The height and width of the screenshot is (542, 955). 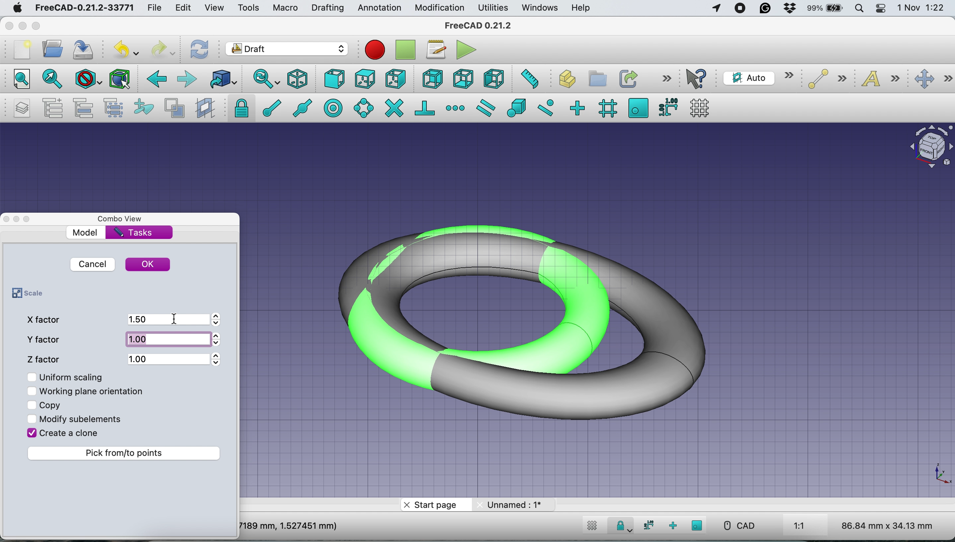 I want to click on bounding box, so click(x=120, y=79).